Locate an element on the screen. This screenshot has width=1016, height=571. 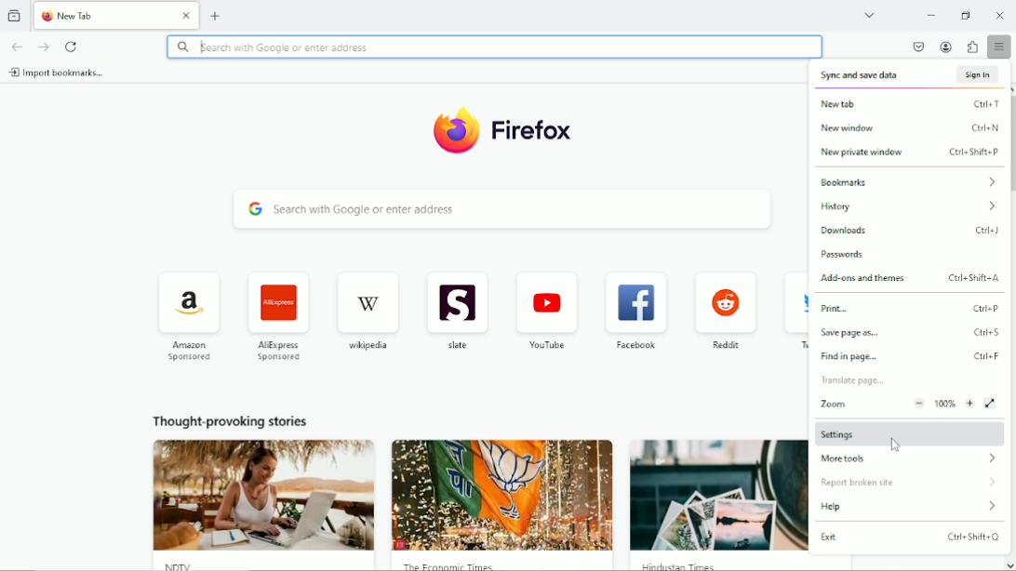
go forward is located at coordinates (44, 47).